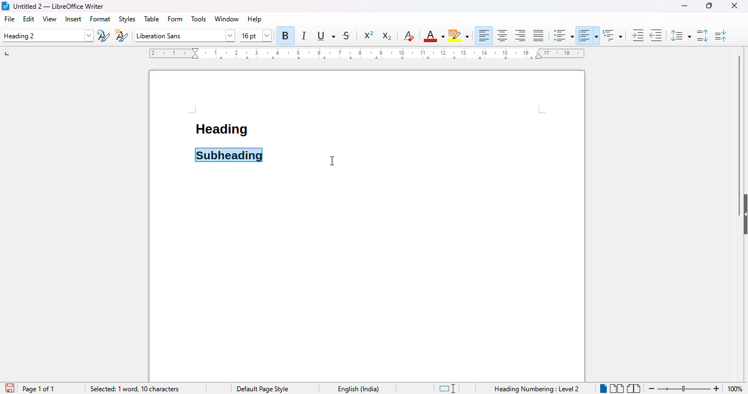 The width and height of the screenshot is (748, 394). What do you see at coordinates (254, 19) in the screenshot?
I see `help` at bounding box center [254, 19].